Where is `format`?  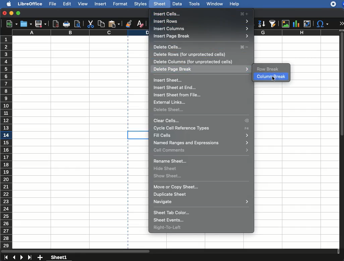
format is located at coordinates (120, 3).